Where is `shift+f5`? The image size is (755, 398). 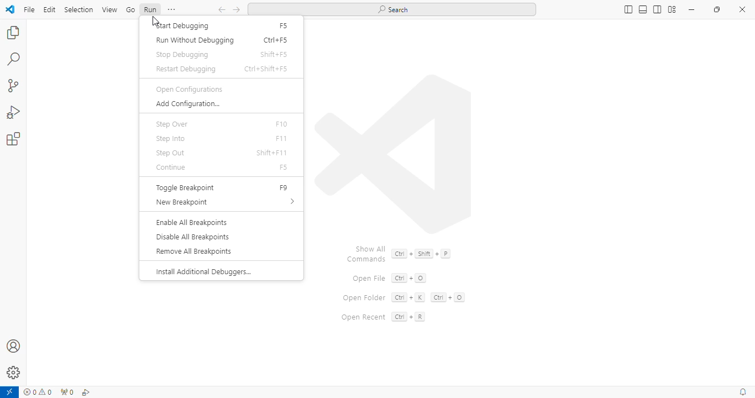
shift+f5 is located at coordinates (274, 55).